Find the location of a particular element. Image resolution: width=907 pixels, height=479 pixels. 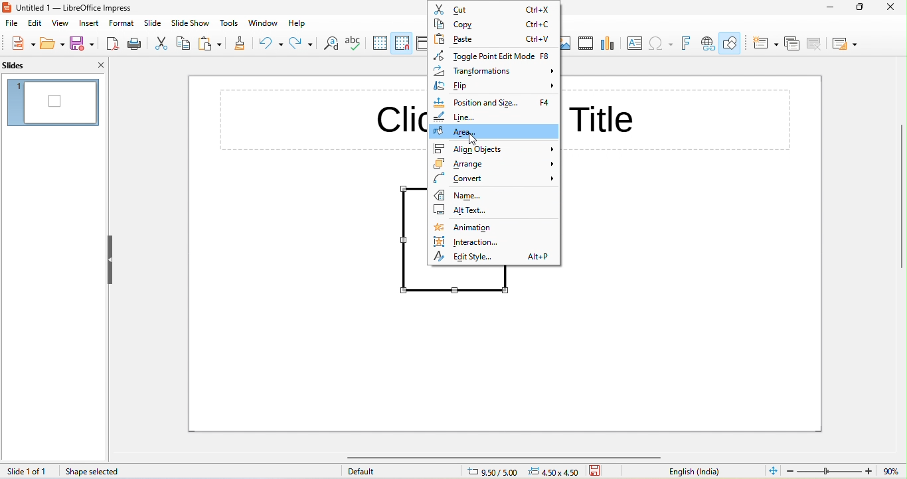

fontwork text is located at coordinates (685, 43).